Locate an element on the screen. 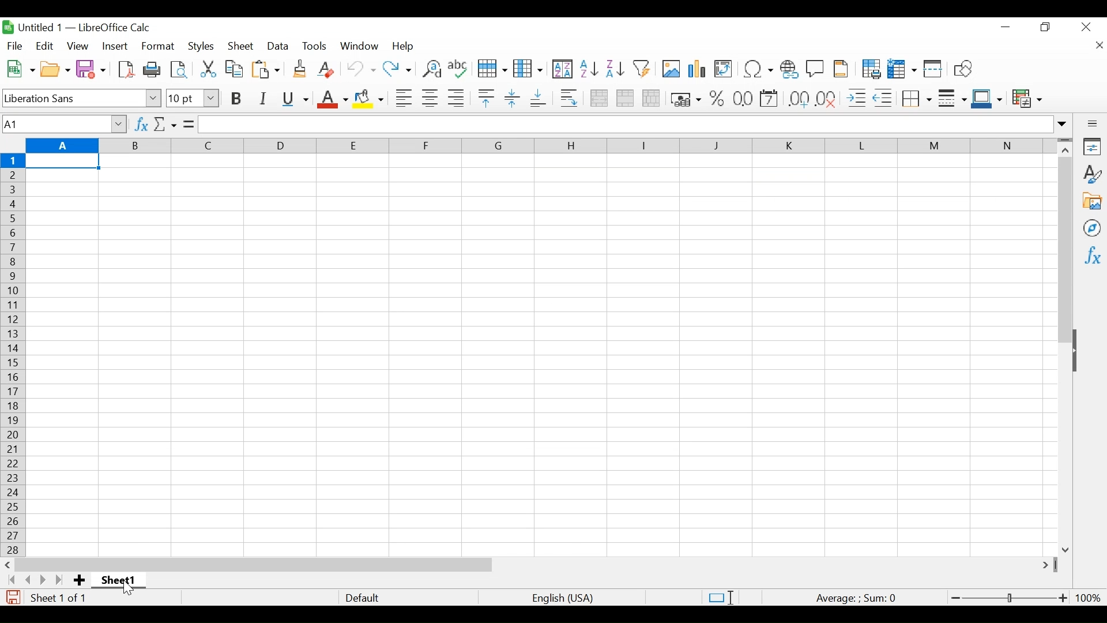 The width and height of the screenshot is (1107, 623). Format is located at coordinates (157, 46).